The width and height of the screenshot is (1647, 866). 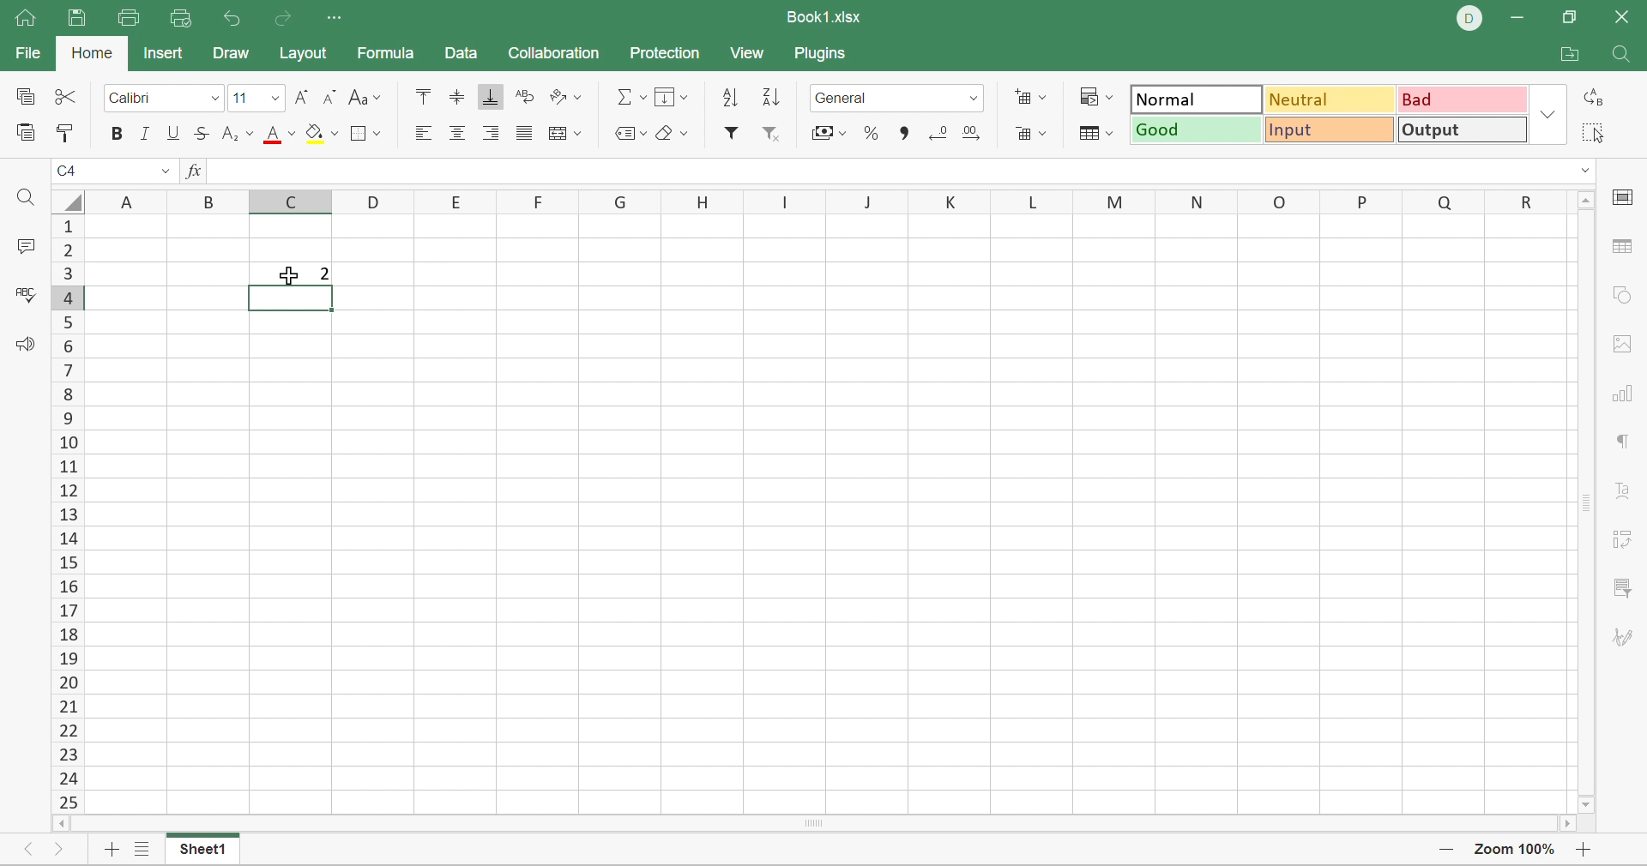 What do you see at coordinates (1623, 16) in the screenshot?
I see `Close` at bounding box center [1623, 16].